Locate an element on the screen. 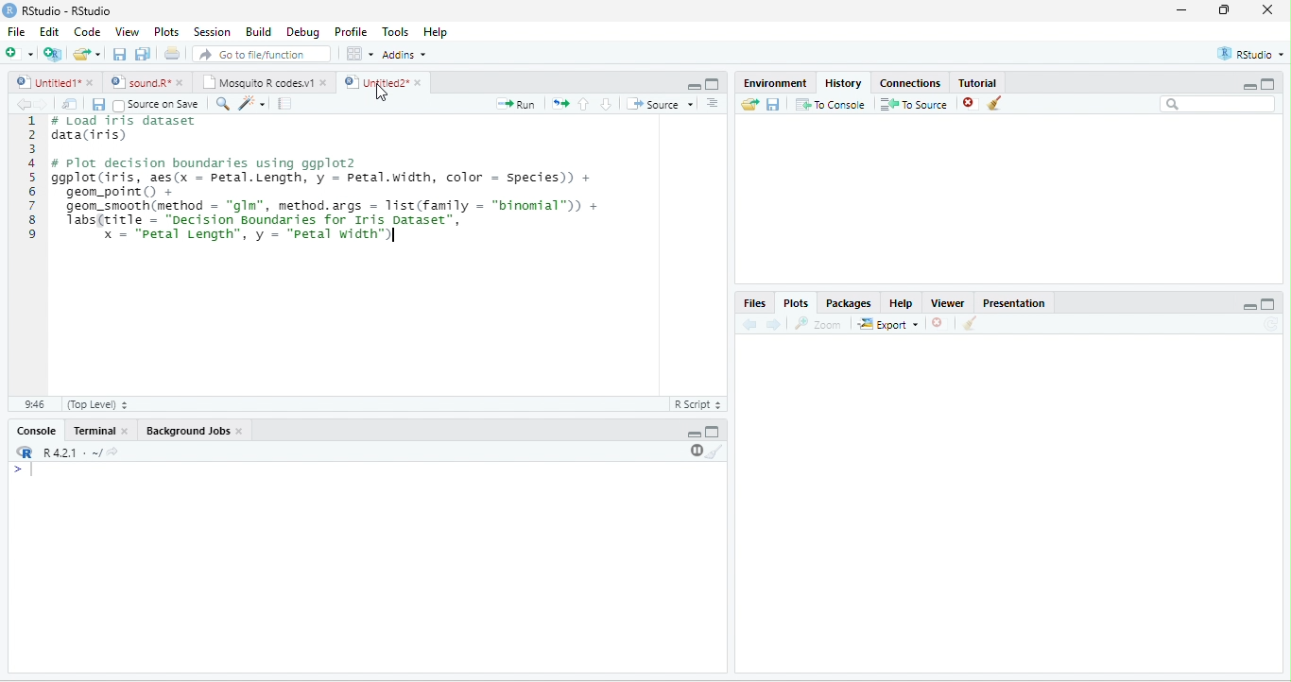 This screenshot has height=682, width=1291. maximize is located at coordinates (1268, 83).